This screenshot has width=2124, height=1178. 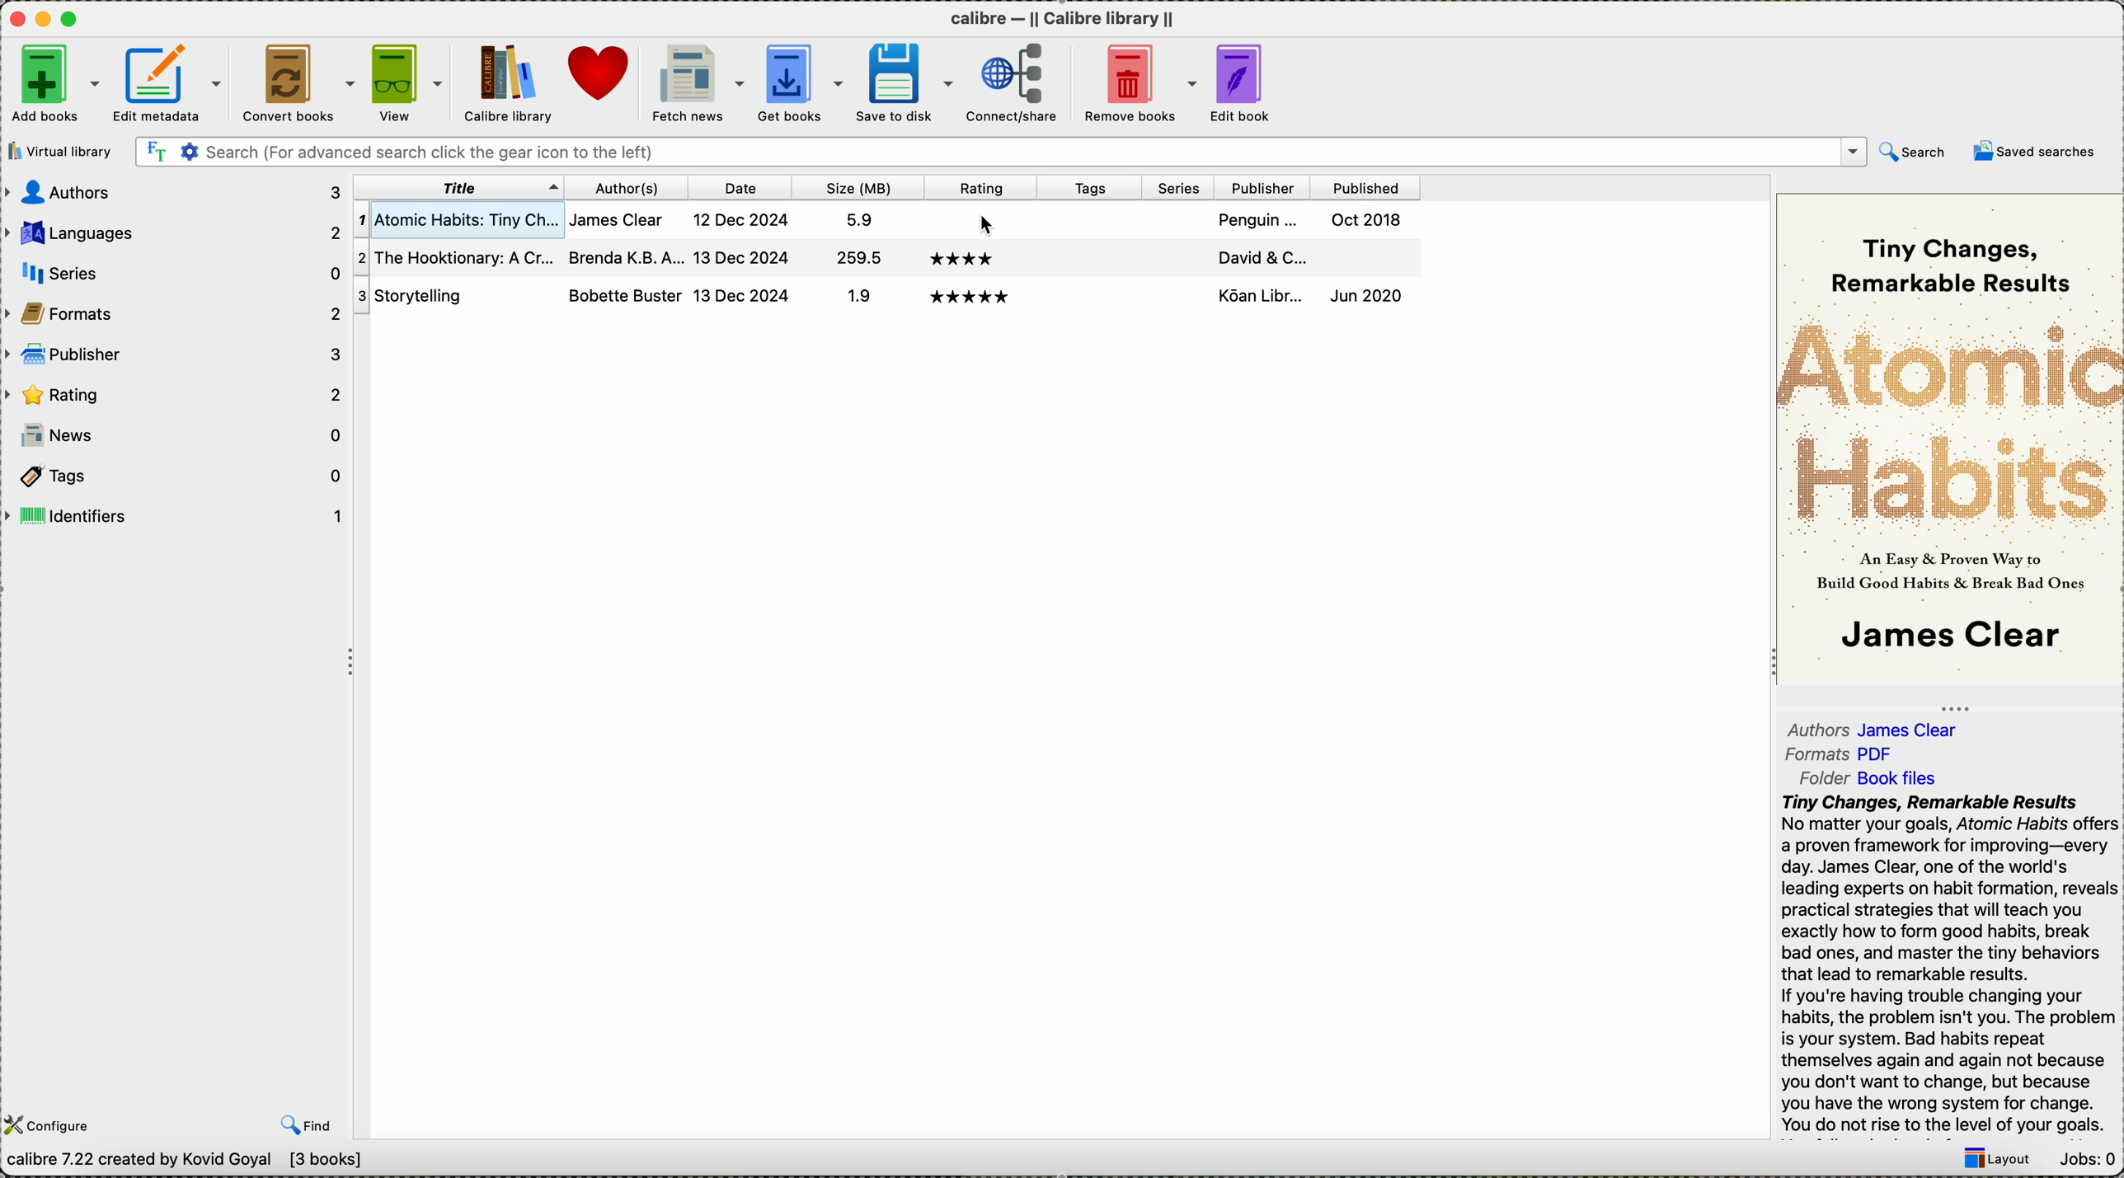 I want to click on jun 2020, so click(x=1366, y=293).